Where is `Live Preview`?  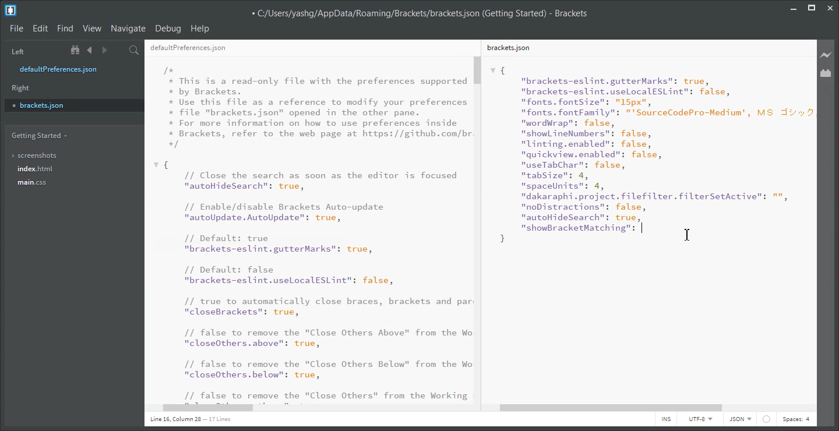
Live Preview is located at coordinates (826, 54).